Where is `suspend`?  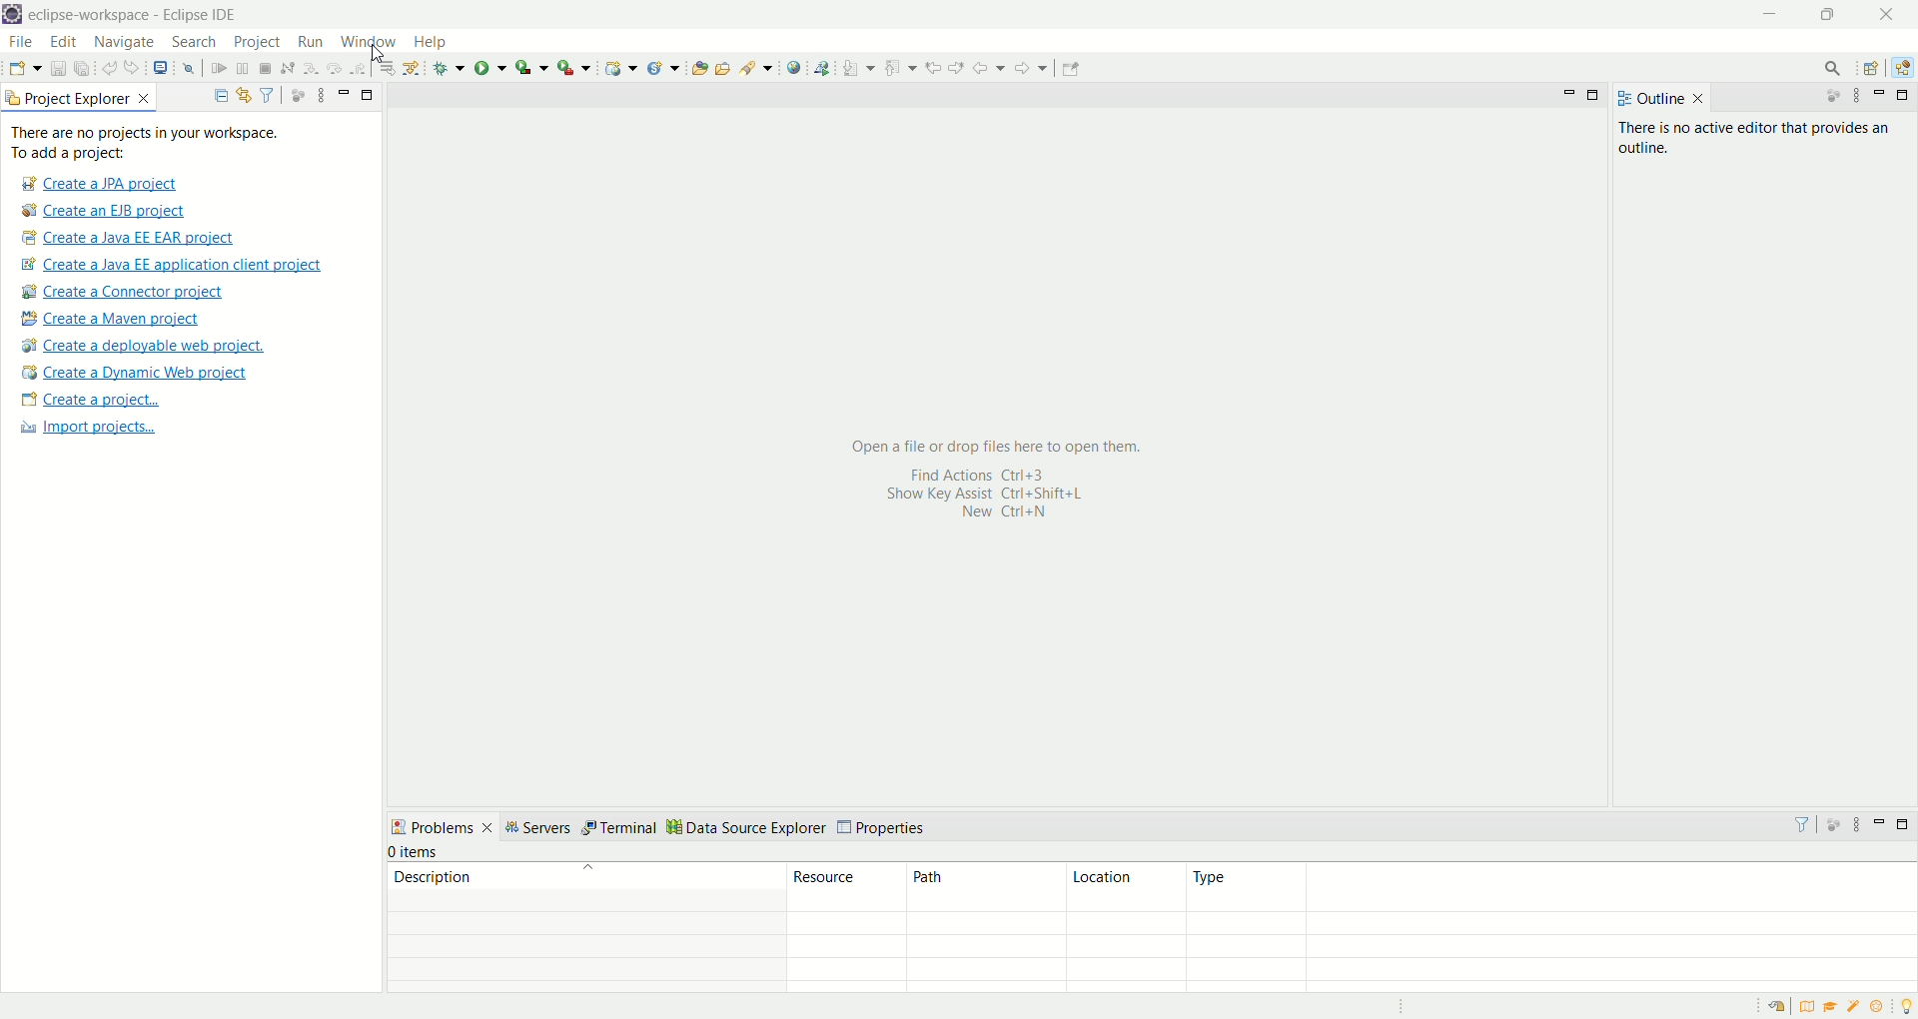 suspend is located at coordinates (243, 70).